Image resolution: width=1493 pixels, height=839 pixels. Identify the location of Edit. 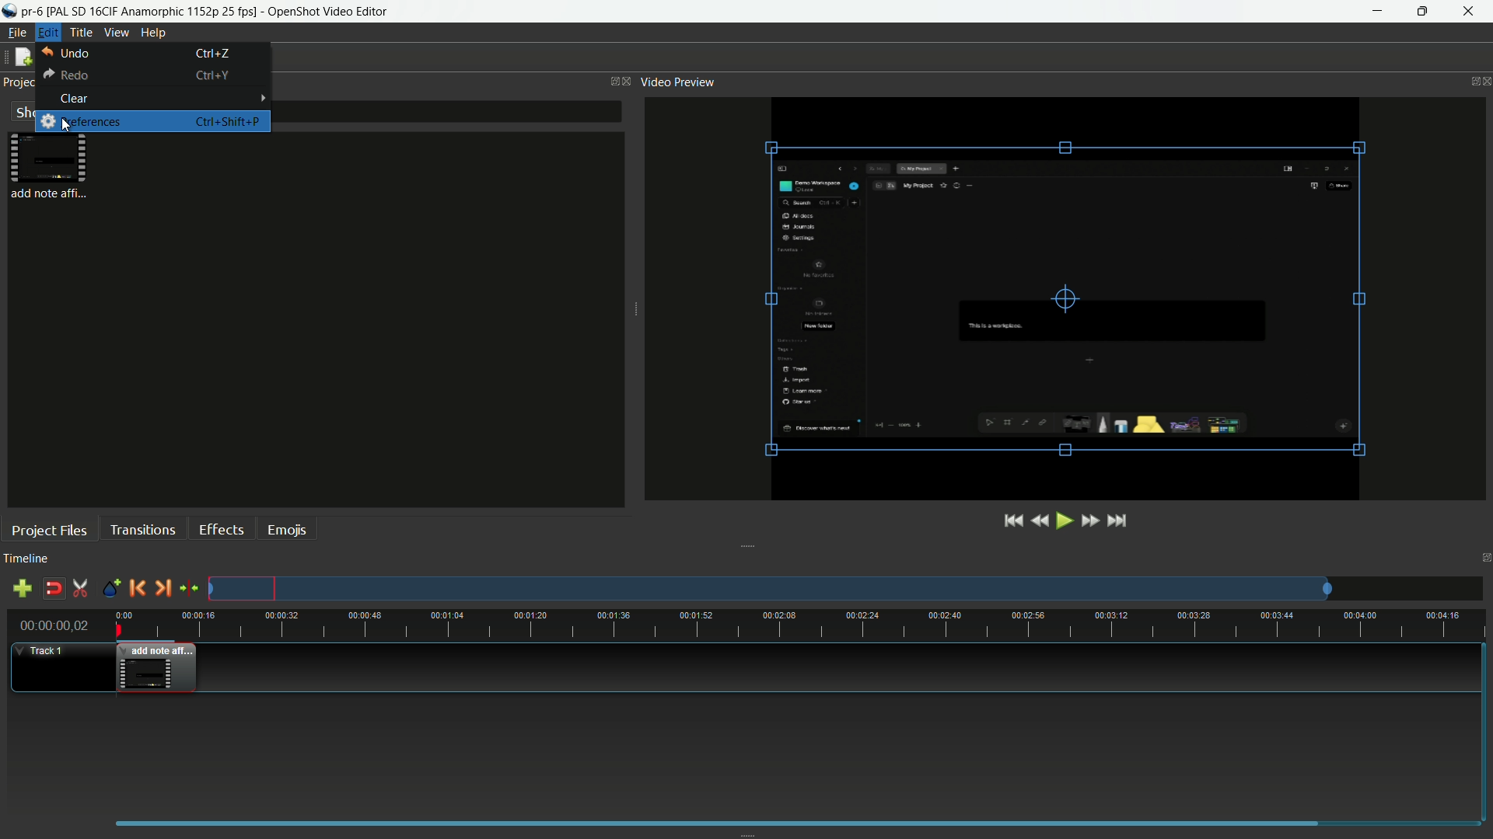
(51, 33).